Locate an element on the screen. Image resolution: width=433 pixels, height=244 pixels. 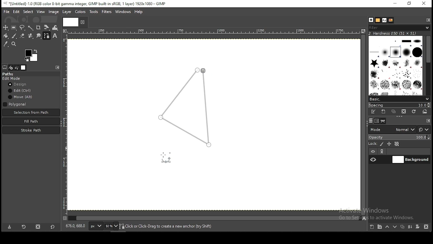
warp transform is located at coordinates (55, 27).